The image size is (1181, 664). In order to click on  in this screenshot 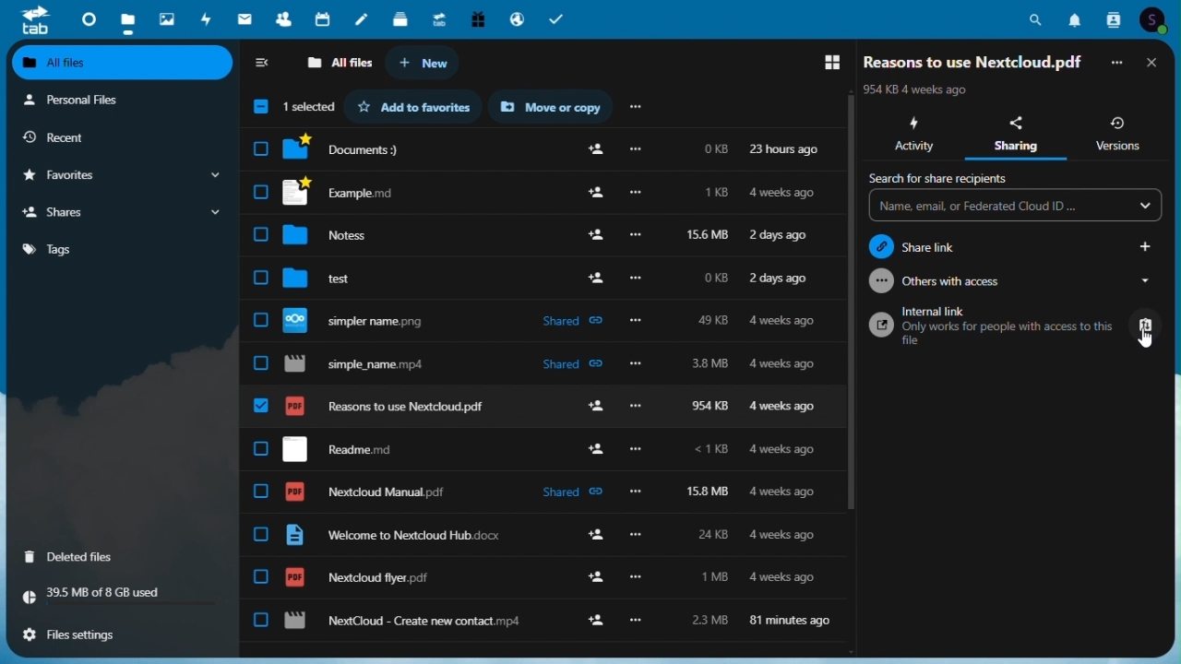, I will do `click(259, 192)`.